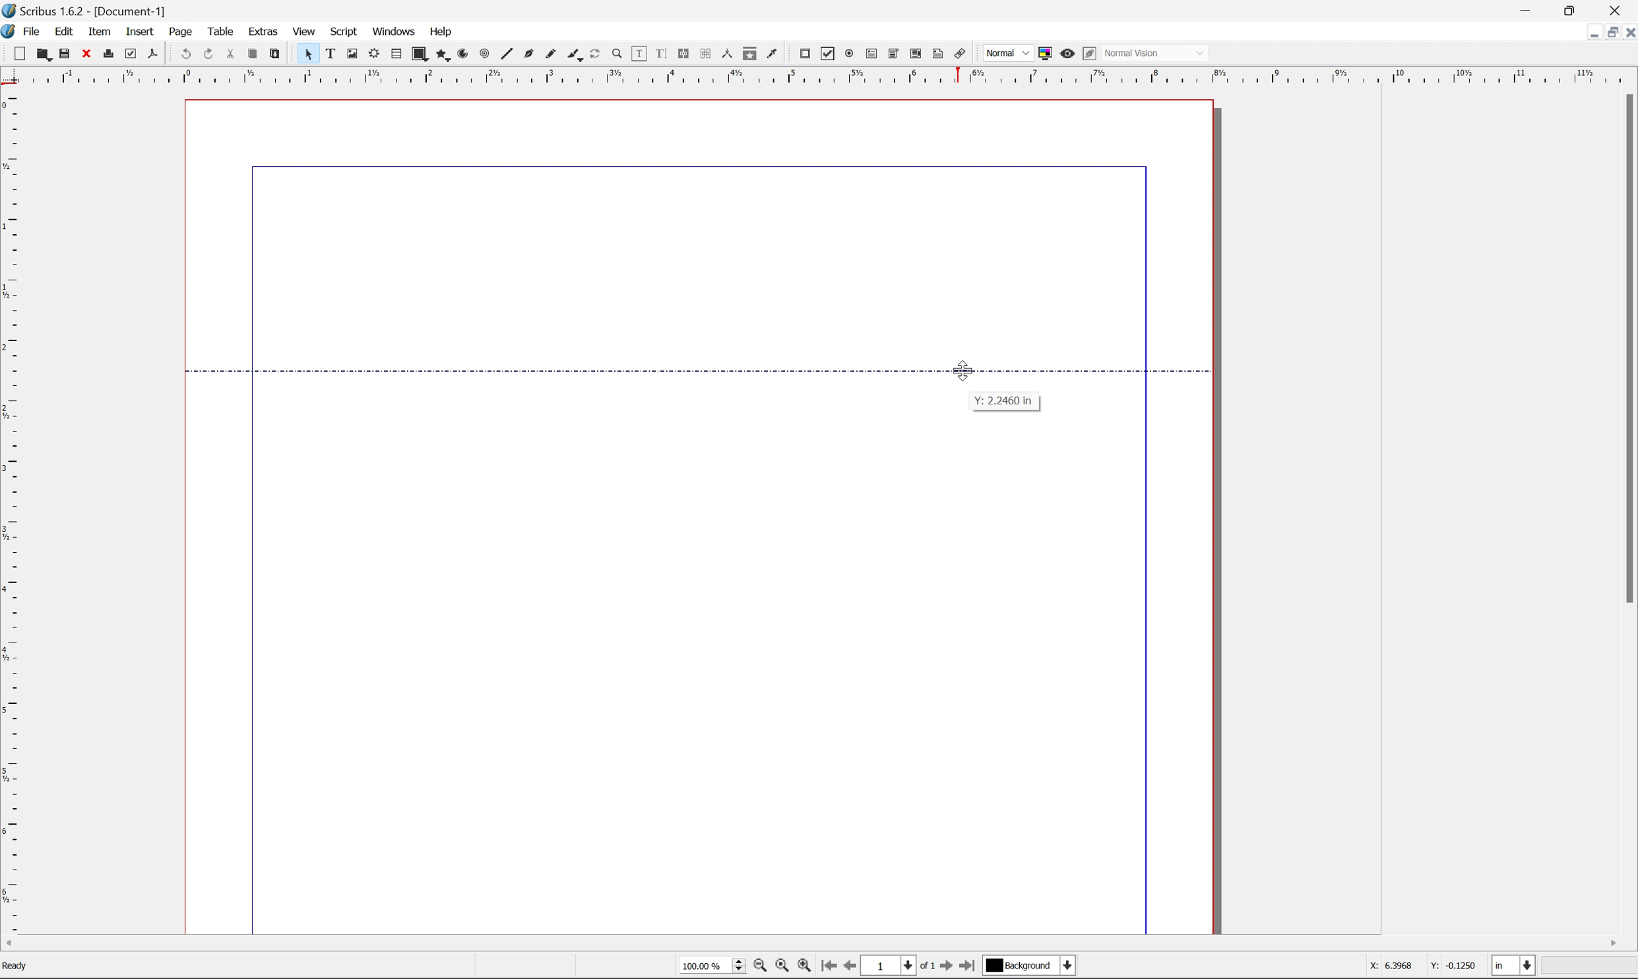 This screenshot has width=1638, height=979. Describe the element at coordinates (396, 55) in the screenshot. I see `table` at that location.